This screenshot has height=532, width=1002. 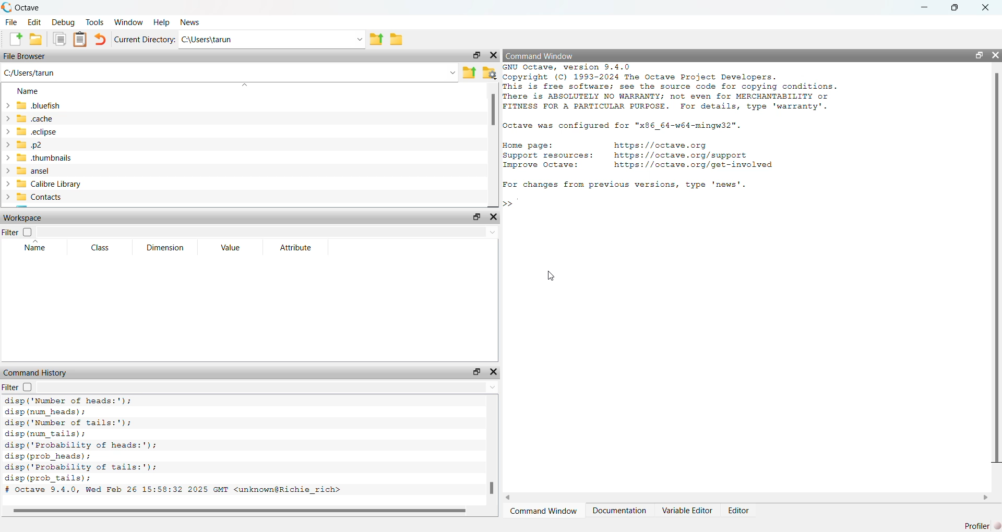 What do you see at coordinates (64, 22) in the screenshot?
I see `Debug` at bounding box center [64, 22].